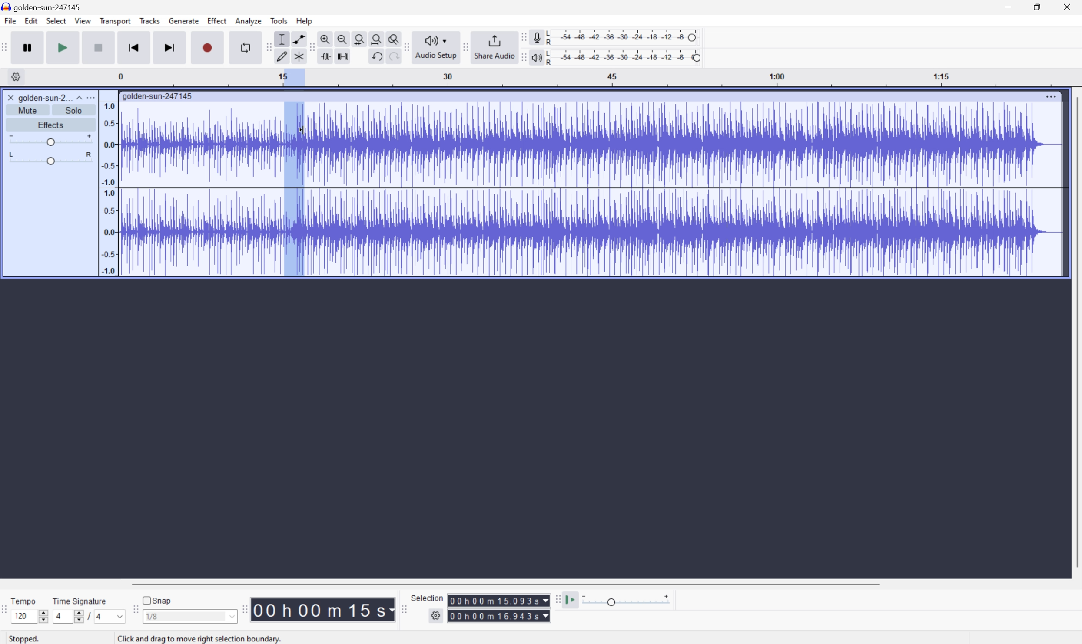 Image resolution: width=1082 pixels, height=644 pixels. I want to click on Time signature, so click(80, 600).